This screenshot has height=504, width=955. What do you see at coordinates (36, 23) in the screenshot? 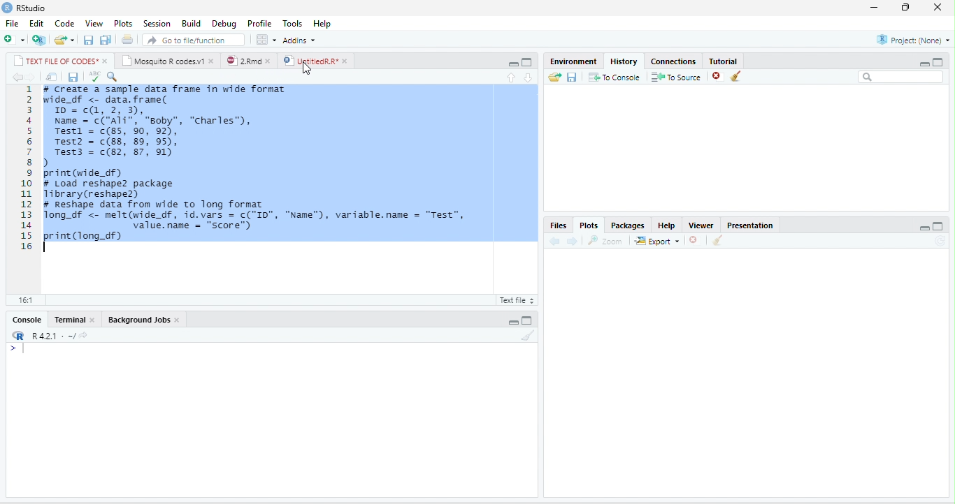
I see `Edit` at bounding box center [36, 23].